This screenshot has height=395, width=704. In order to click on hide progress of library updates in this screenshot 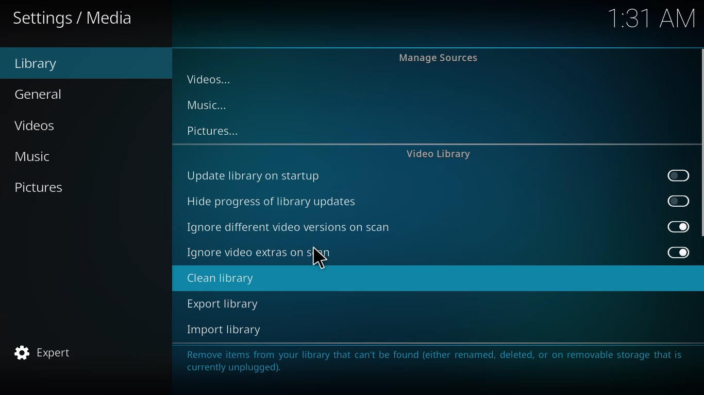, I will do `click(275, 202)`.